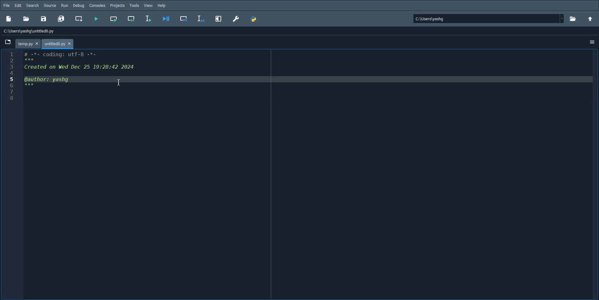 This screenshot has height=300, width=599. What do you see at coordinates (27, 44) in the screenshot?
I see `temp.py X` at bounding box center [27, 44].